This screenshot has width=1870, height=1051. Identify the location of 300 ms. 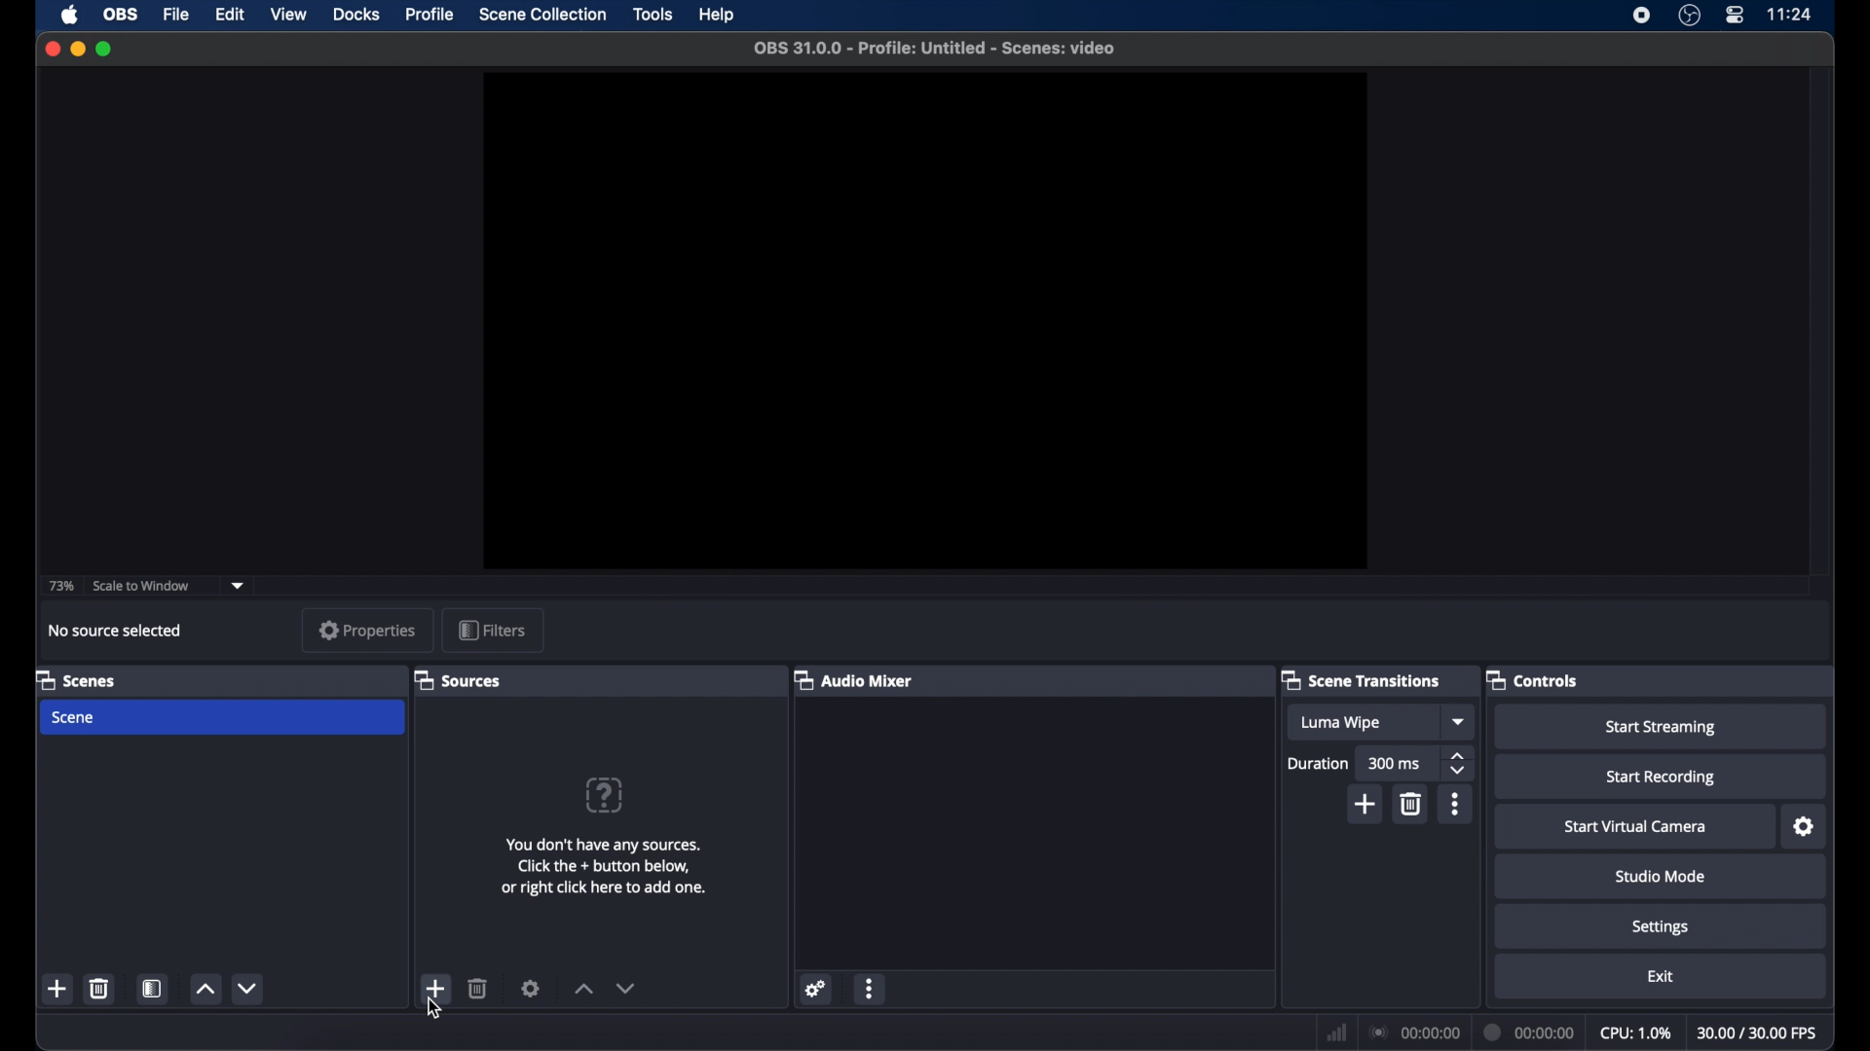
(1395, 763).